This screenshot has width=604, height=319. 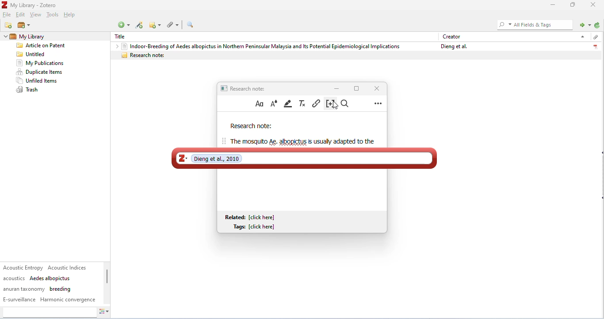 What do you see at coordinates (38, 81) in the screenshot?
I see `unfiled items` at bounding box center [38, 81].